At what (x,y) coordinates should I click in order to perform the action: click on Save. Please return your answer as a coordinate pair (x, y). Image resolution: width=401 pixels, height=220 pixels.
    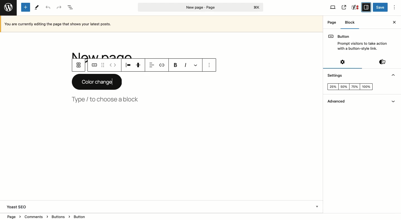
    Looking at the image, I should click on (381, 7).